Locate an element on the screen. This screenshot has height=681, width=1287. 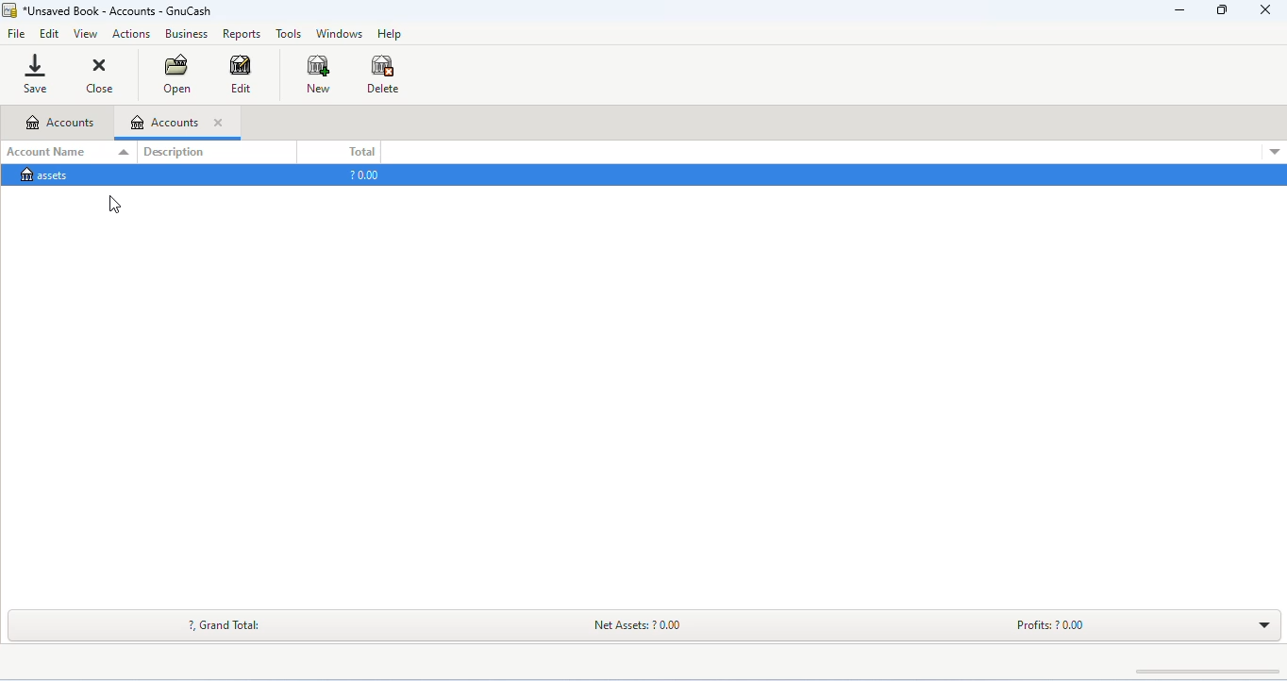
drop down is located at coordinates (124, 152).